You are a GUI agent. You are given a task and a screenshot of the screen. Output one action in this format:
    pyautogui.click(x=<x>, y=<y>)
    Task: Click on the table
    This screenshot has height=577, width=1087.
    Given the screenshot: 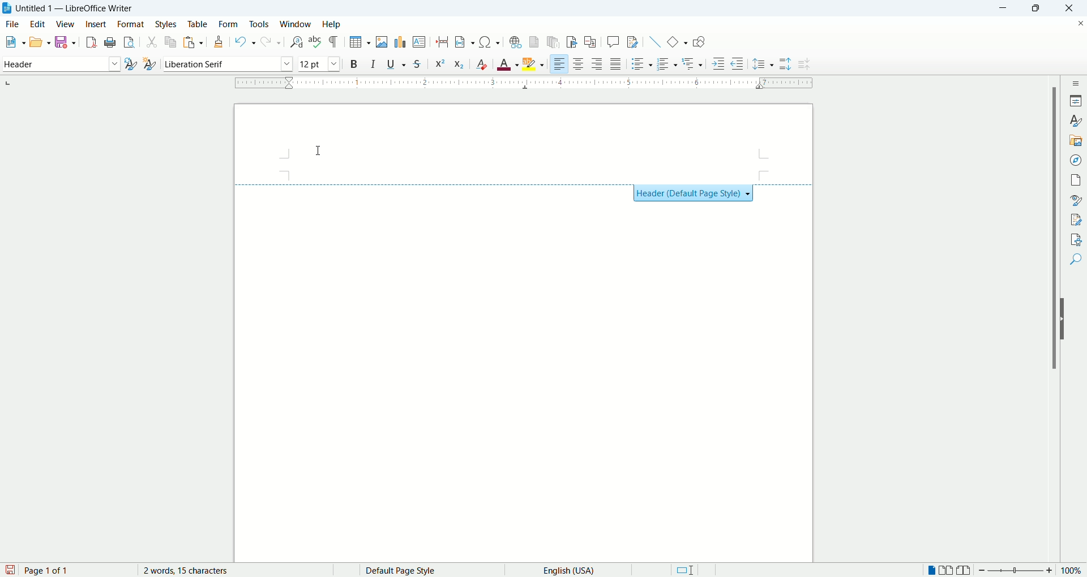 What is the action you would take?
    pyautogui.click(x=197, y=23)
    